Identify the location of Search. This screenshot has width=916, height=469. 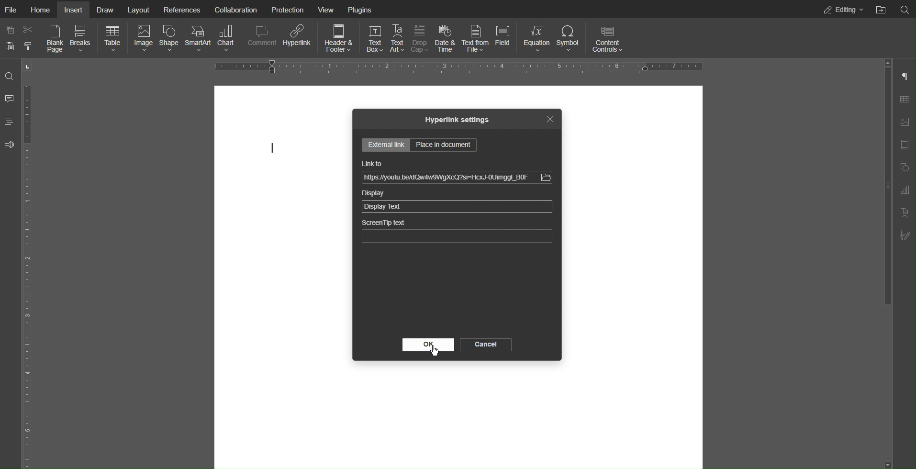
(905, 10).